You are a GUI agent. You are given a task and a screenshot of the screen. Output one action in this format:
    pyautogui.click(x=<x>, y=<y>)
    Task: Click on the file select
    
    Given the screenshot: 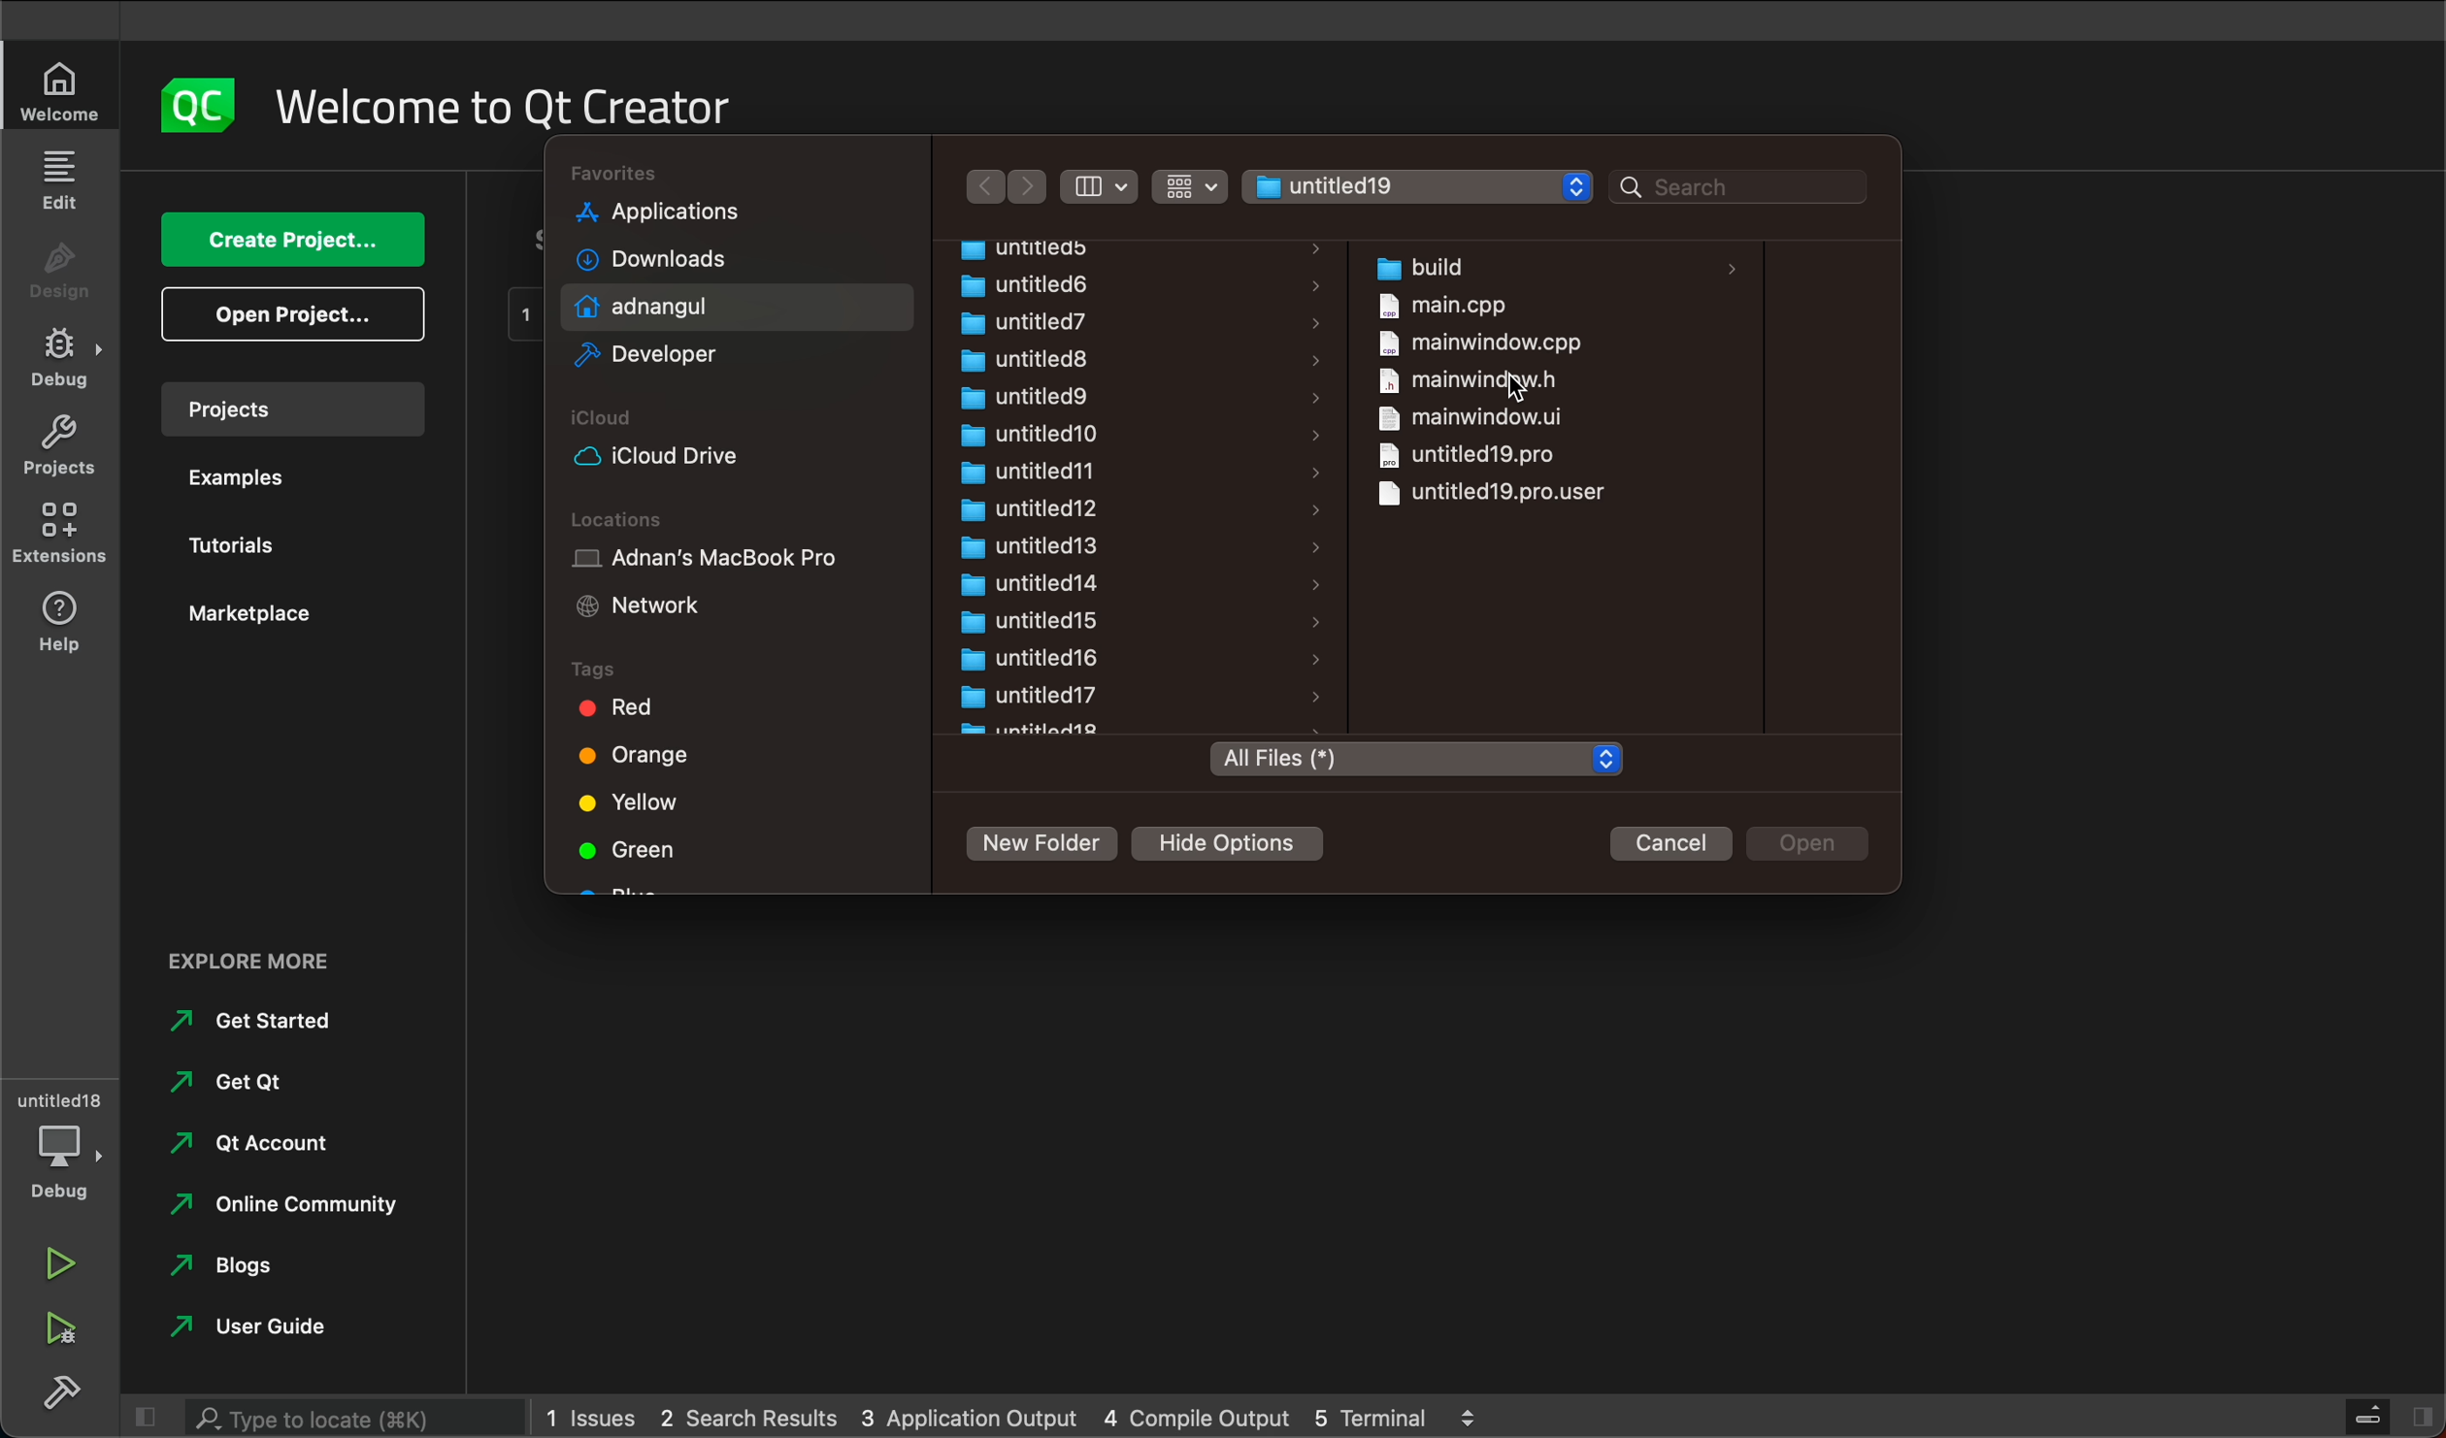 What is the action you would take?
    pyautogui.click(x=1418, y=187)
    